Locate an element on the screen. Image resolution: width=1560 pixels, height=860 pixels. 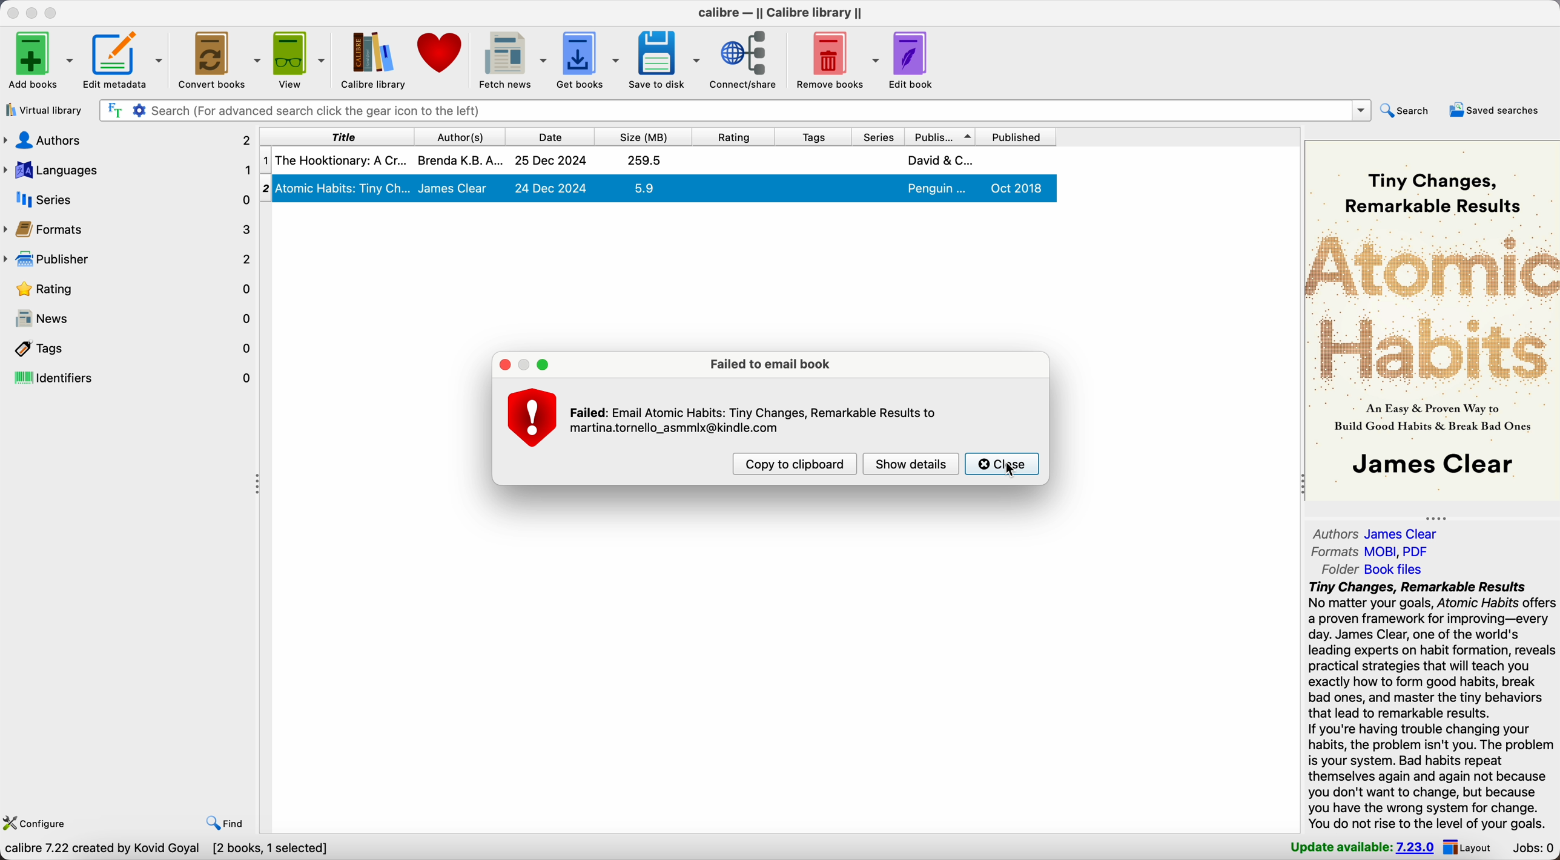
convert books is located at coordinates (220, 61).